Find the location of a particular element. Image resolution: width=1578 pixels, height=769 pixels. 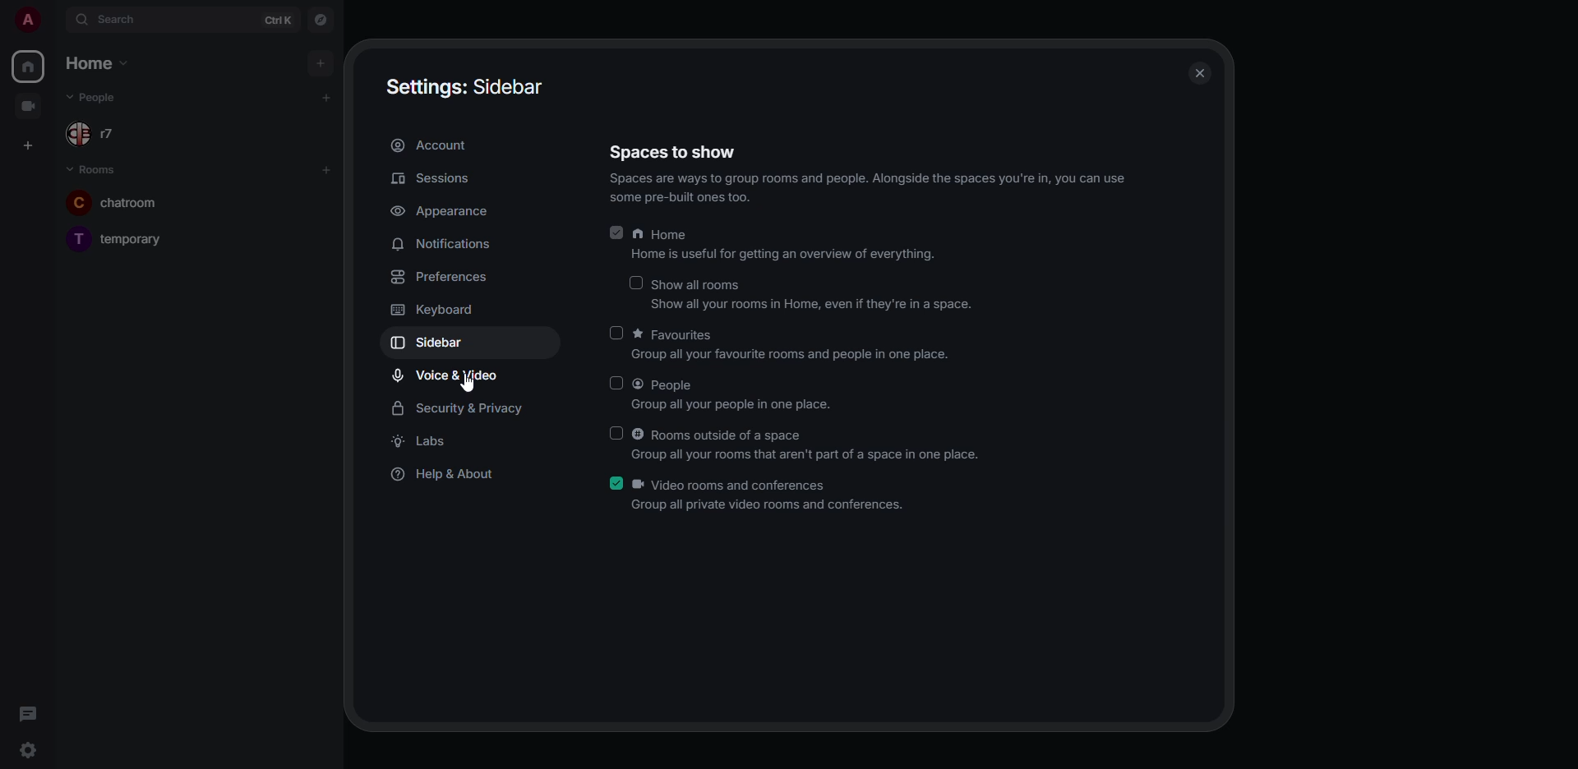

chatroom is located at coordinates (129, 202).